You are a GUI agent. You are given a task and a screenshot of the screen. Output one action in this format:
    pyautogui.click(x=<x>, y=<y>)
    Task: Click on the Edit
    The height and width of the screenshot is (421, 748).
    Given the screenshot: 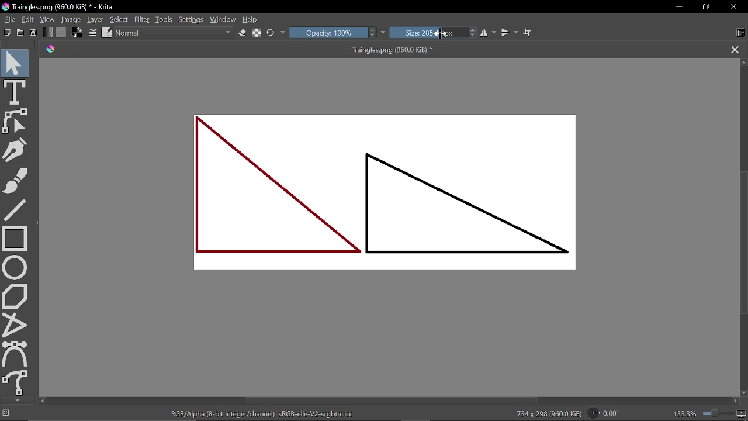 What is the action you would take?
    pyautogui.click(x=27, y=19)
    